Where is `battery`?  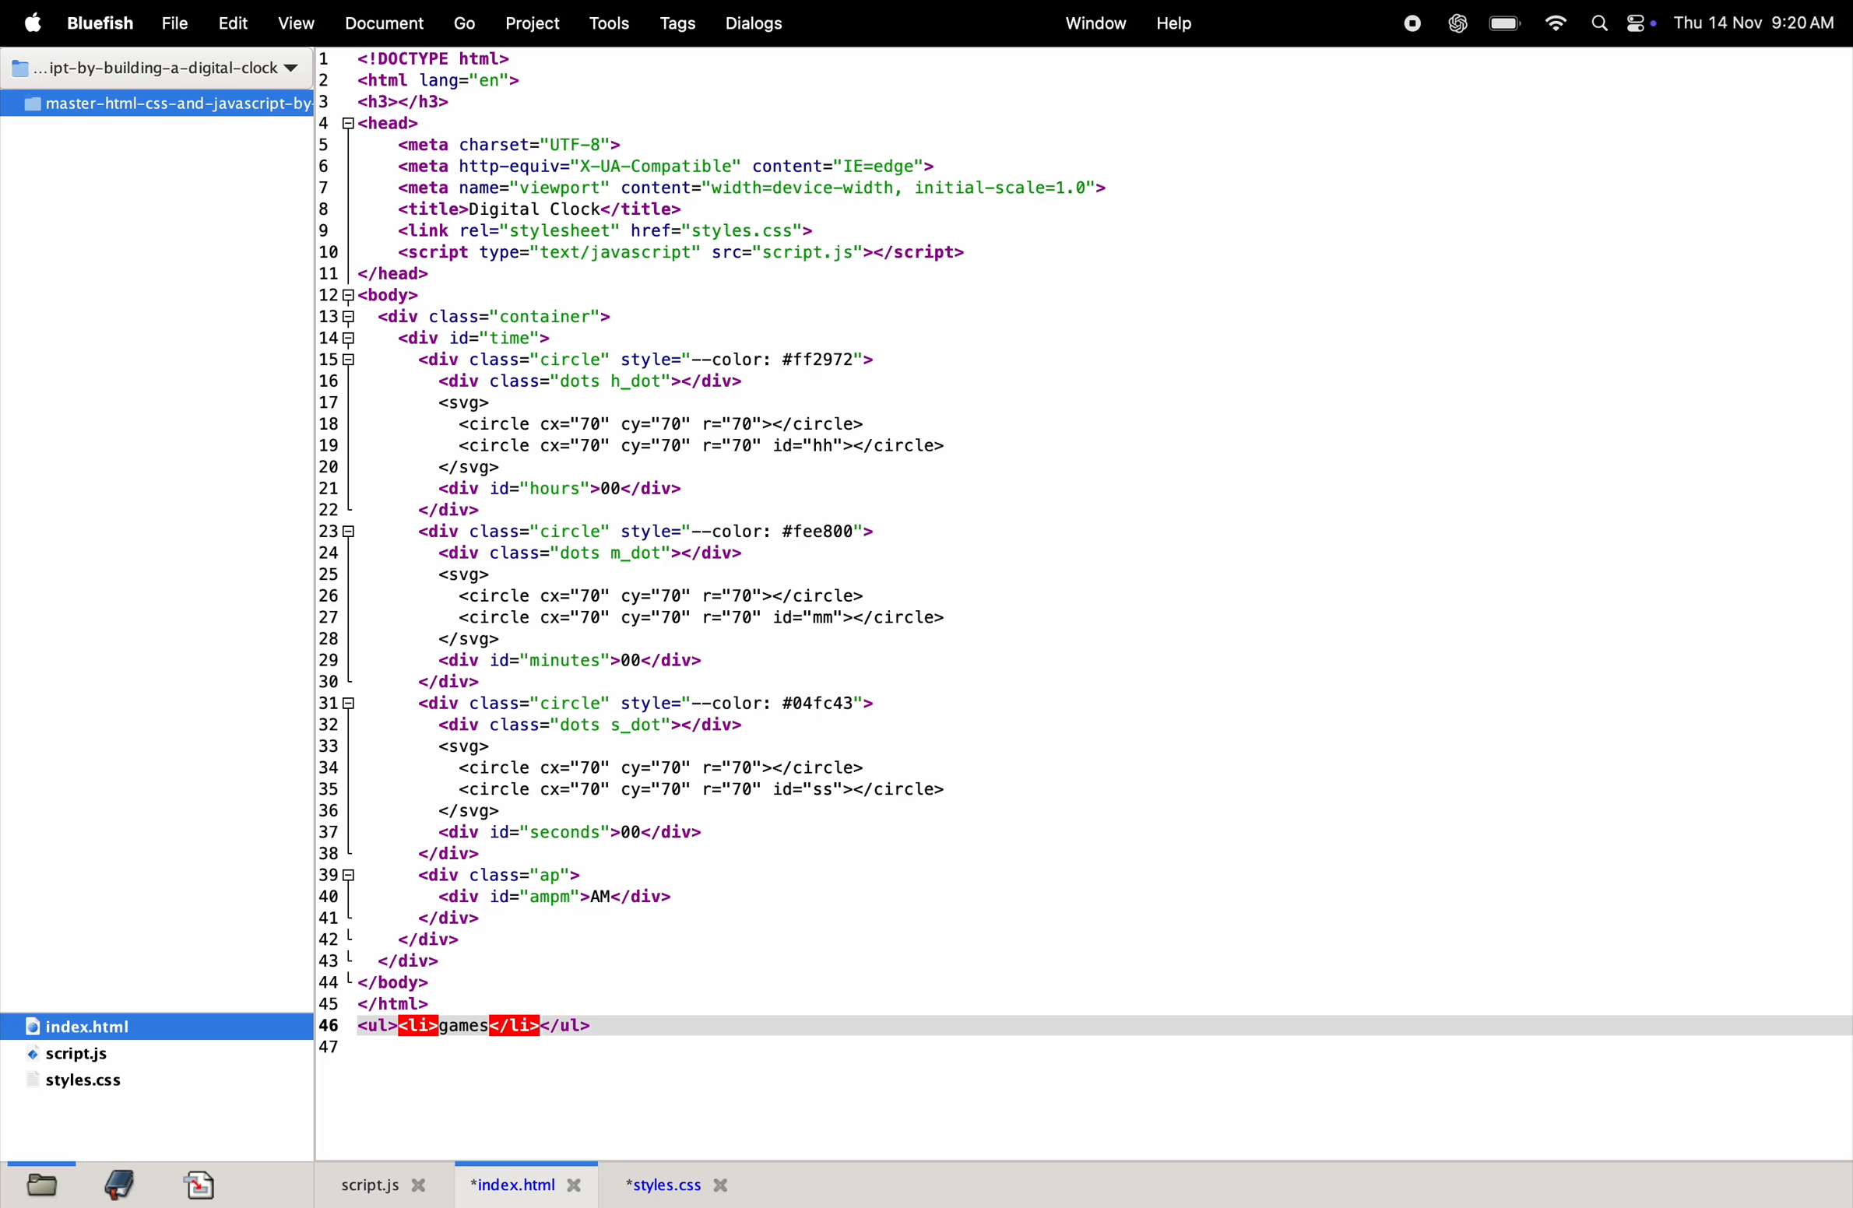 battery is located at coordinates (1503, 24).